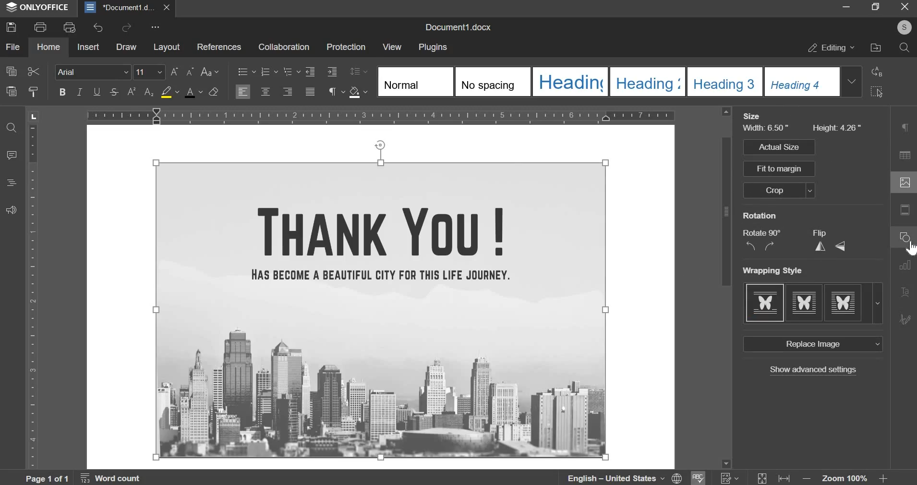 This screenshot has height=485, width=917. I want to click on plugins, so click(433, 48).